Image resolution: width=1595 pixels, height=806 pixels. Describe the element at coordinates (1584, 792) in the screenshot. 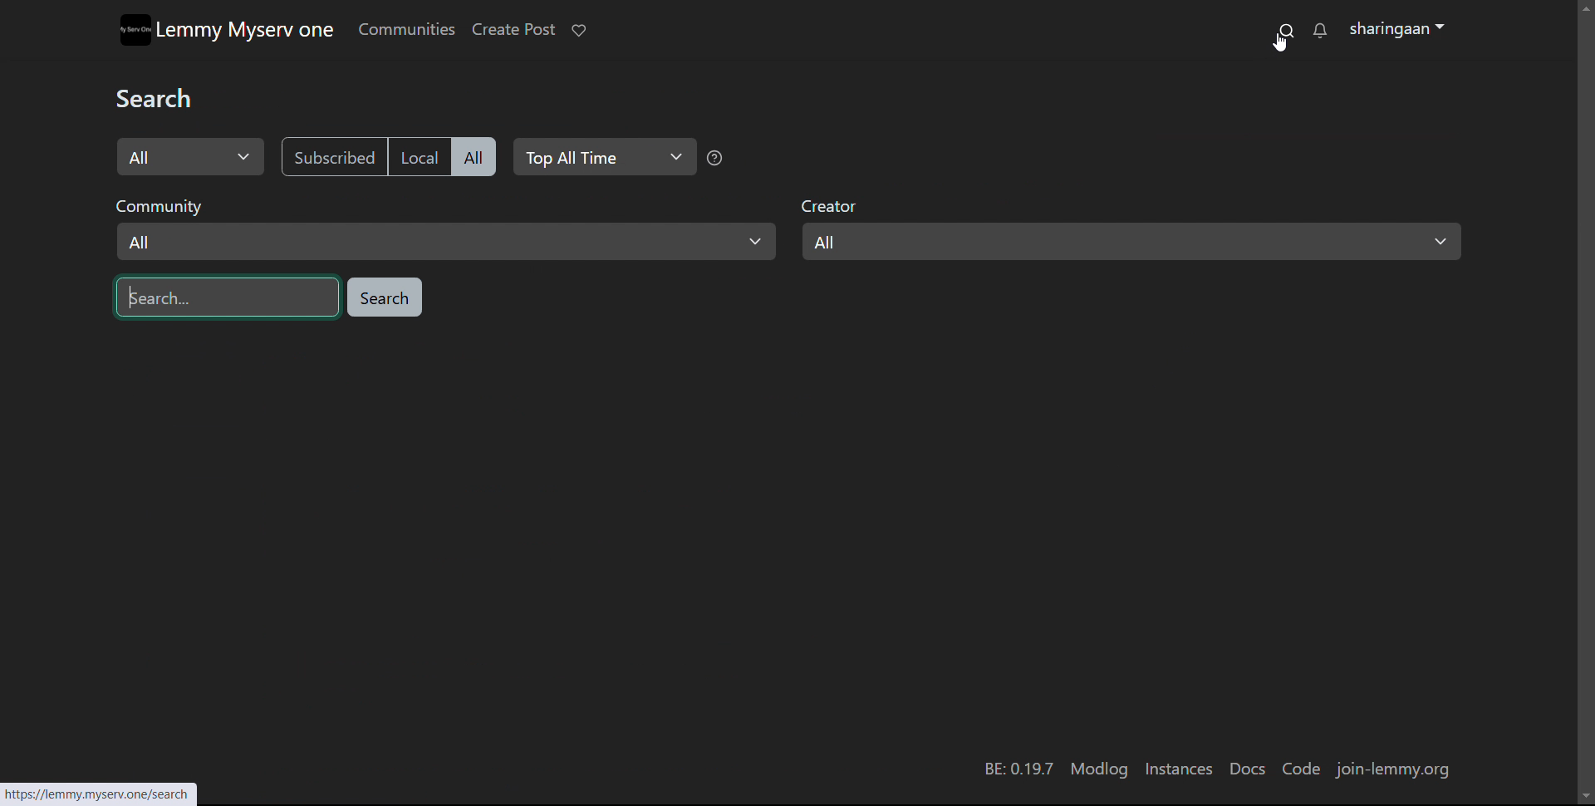

I see `Scroll Down` at that location.